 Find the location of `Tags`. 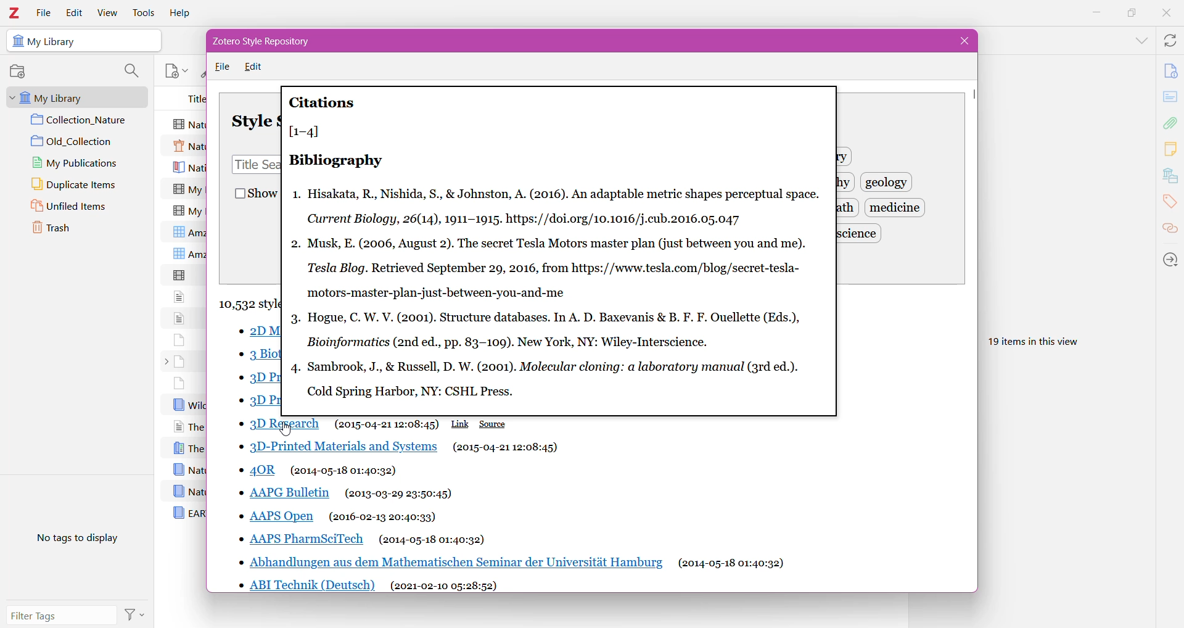

Tags is located at coordinates (1170, 204).